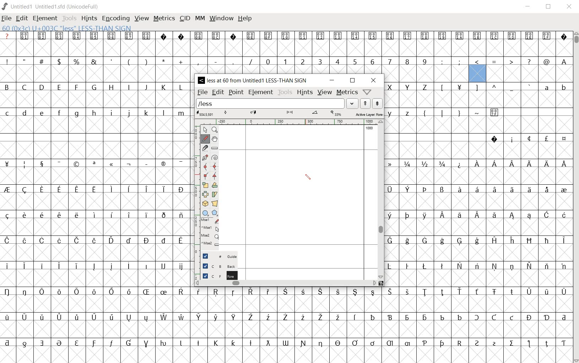 This screenshot has height=363, width=579. What do you see at coordinates (184, 19) in the screenshot?
I see `cid` at bounding box center [184, 19].